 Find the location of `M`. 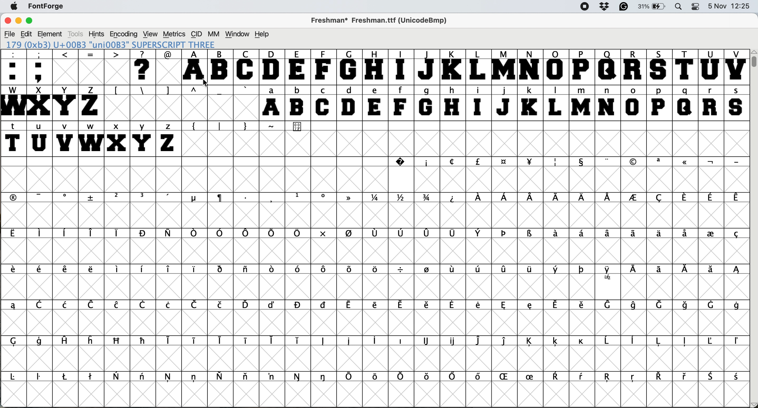

M is located at coordinates (505, 67).